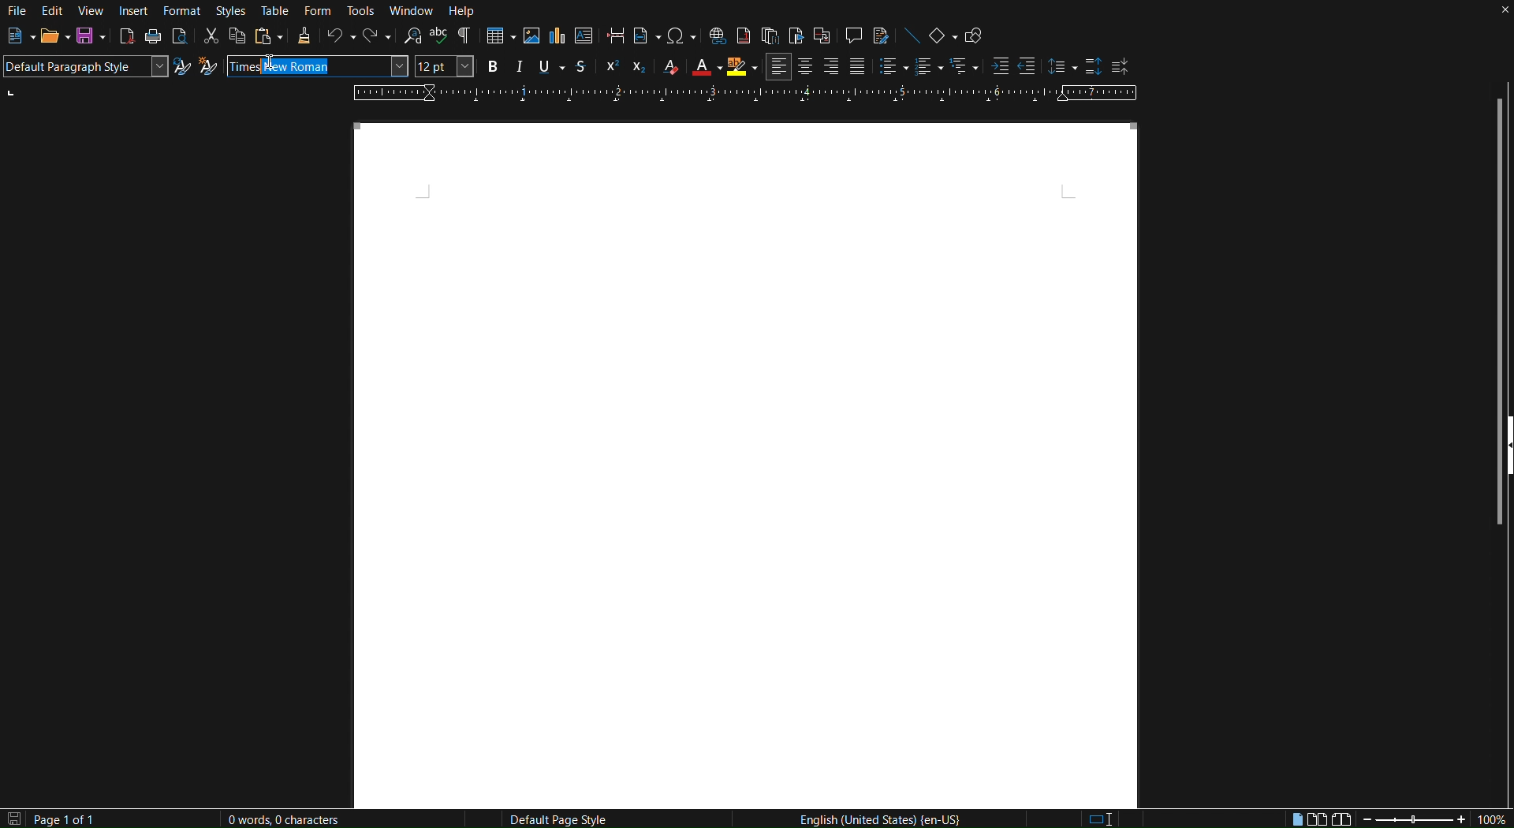 The height and width of the screenshot is (828, 1514). What do you see at coordinates (717, 38) in the screenshot?
I see `Insert Hyperlink` at bounding box center [717, 38].